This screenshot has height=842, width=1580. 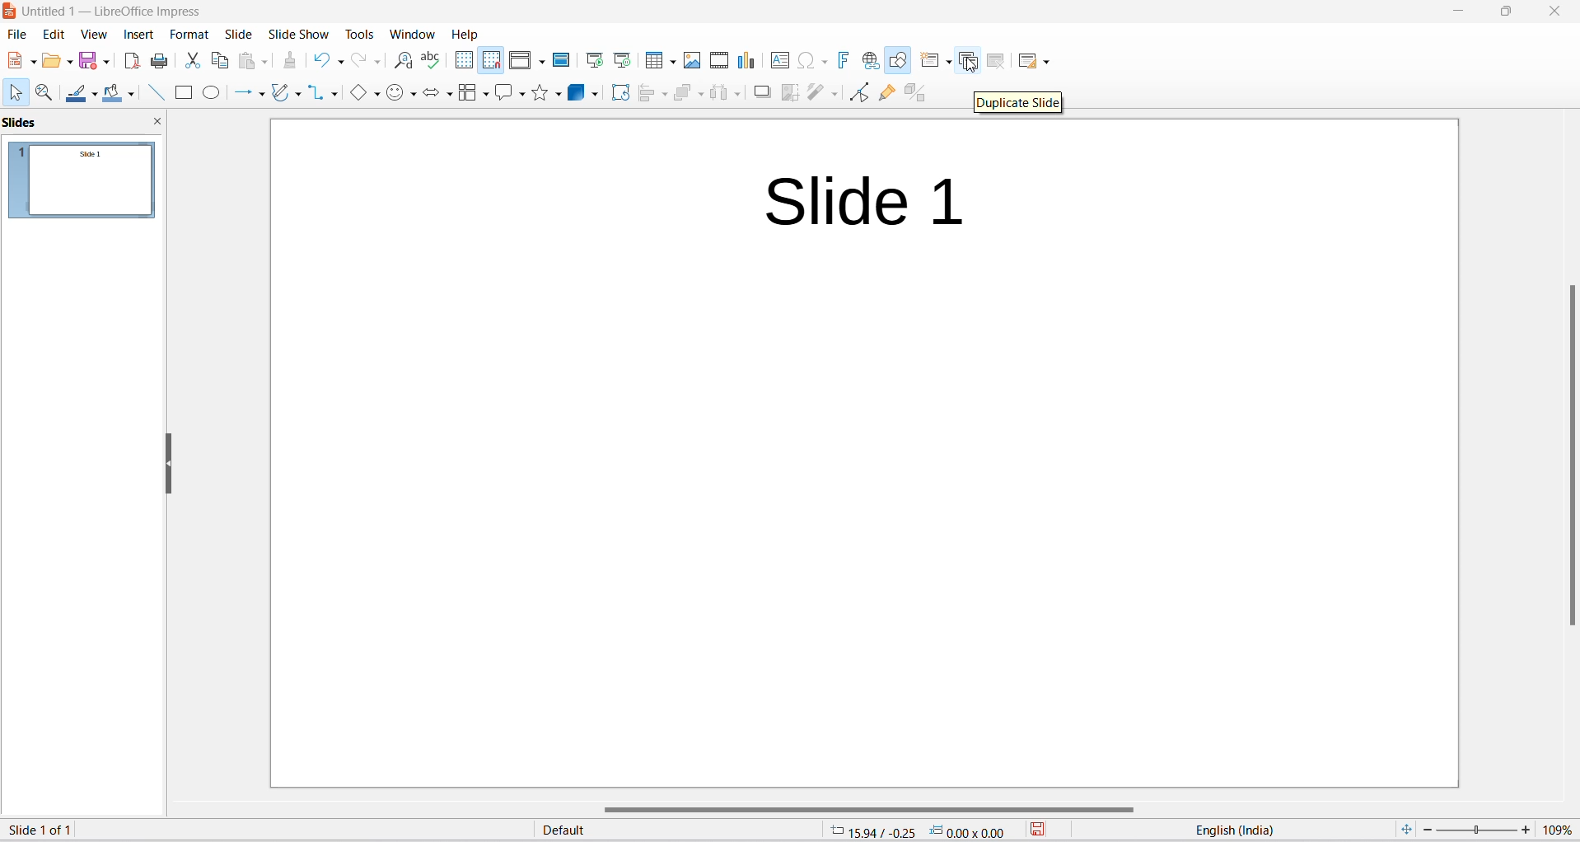 I want to click on cursor placement, so click(x=914, y=830).